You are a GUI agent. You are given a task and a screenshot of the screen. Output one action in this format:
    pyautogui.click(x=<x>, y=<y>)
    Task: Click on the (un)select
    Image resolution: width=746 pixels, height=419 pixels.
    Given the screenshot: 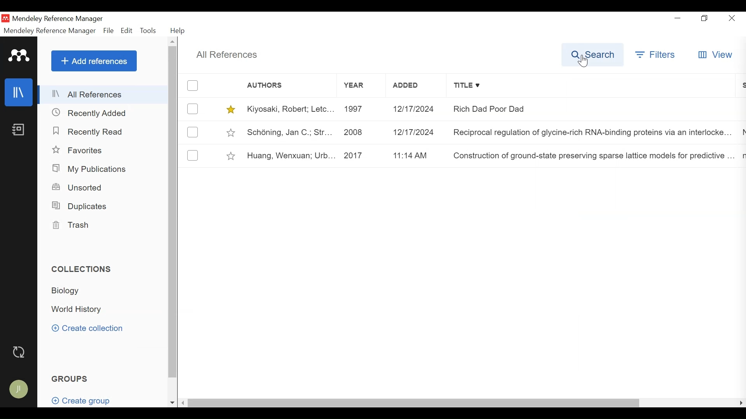 What is the action you would take?
    pyautogui.click(x=193, y=132)
    